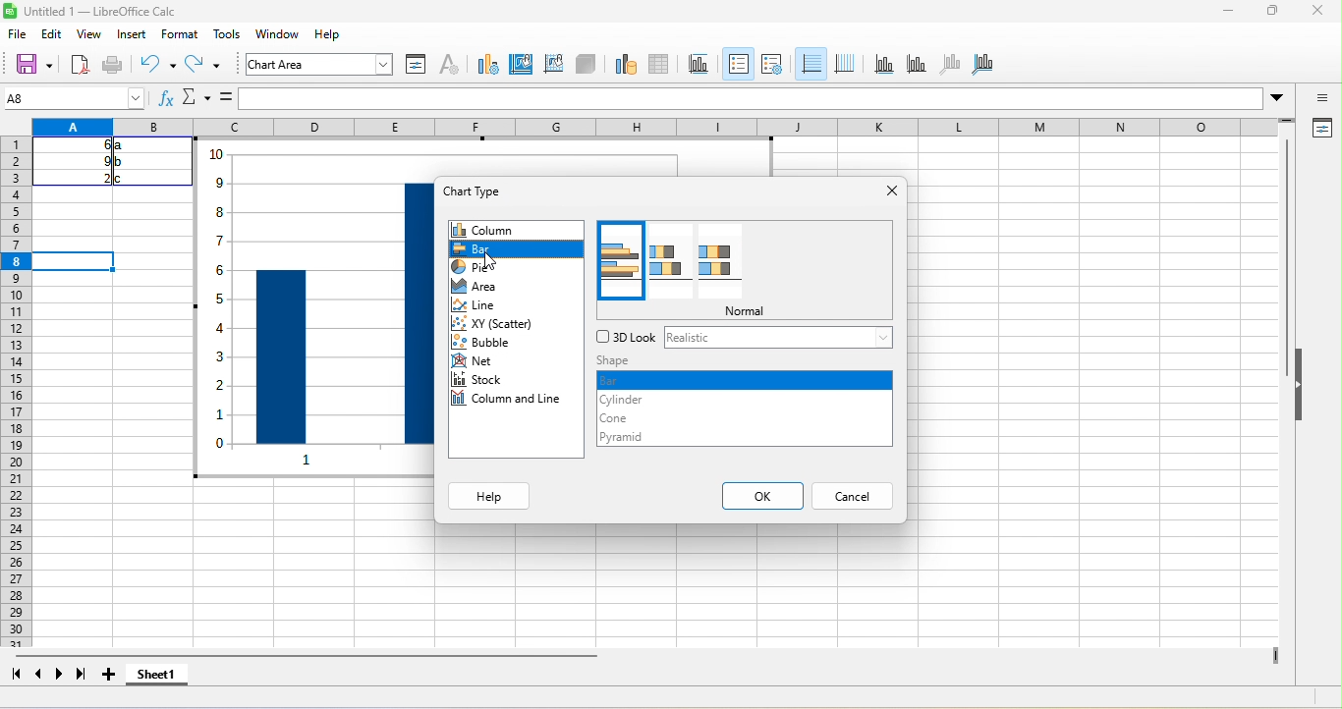  What do you see at coordinates (320, 65) in the screenshot?
I see `chart area` at bounding box center [320, 65].